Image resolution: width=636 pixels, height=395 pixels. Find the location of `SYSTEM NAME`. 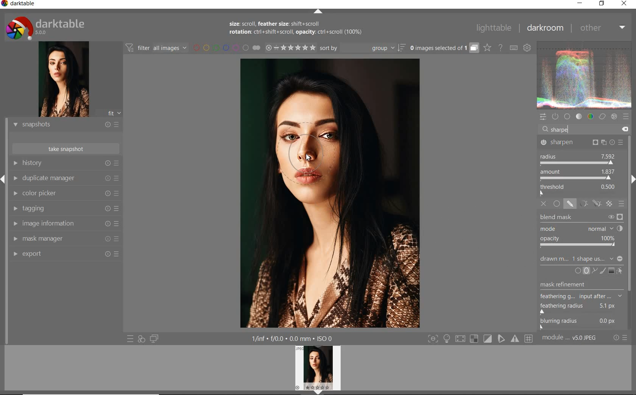

SYSTEM NAME is located at coordinates (21, 5).